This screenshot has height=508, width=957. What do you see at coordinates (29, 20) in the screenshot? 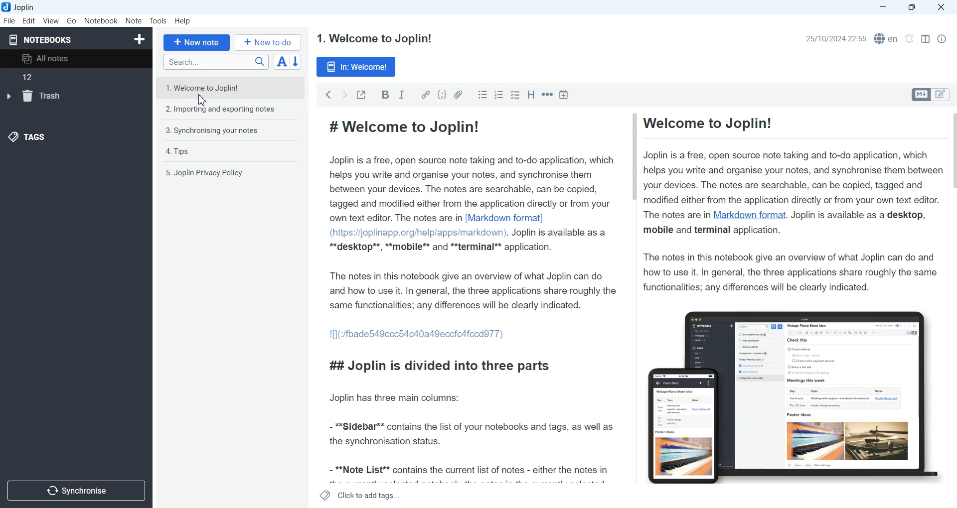
I see `Edit` at bounding box center [29, 20].